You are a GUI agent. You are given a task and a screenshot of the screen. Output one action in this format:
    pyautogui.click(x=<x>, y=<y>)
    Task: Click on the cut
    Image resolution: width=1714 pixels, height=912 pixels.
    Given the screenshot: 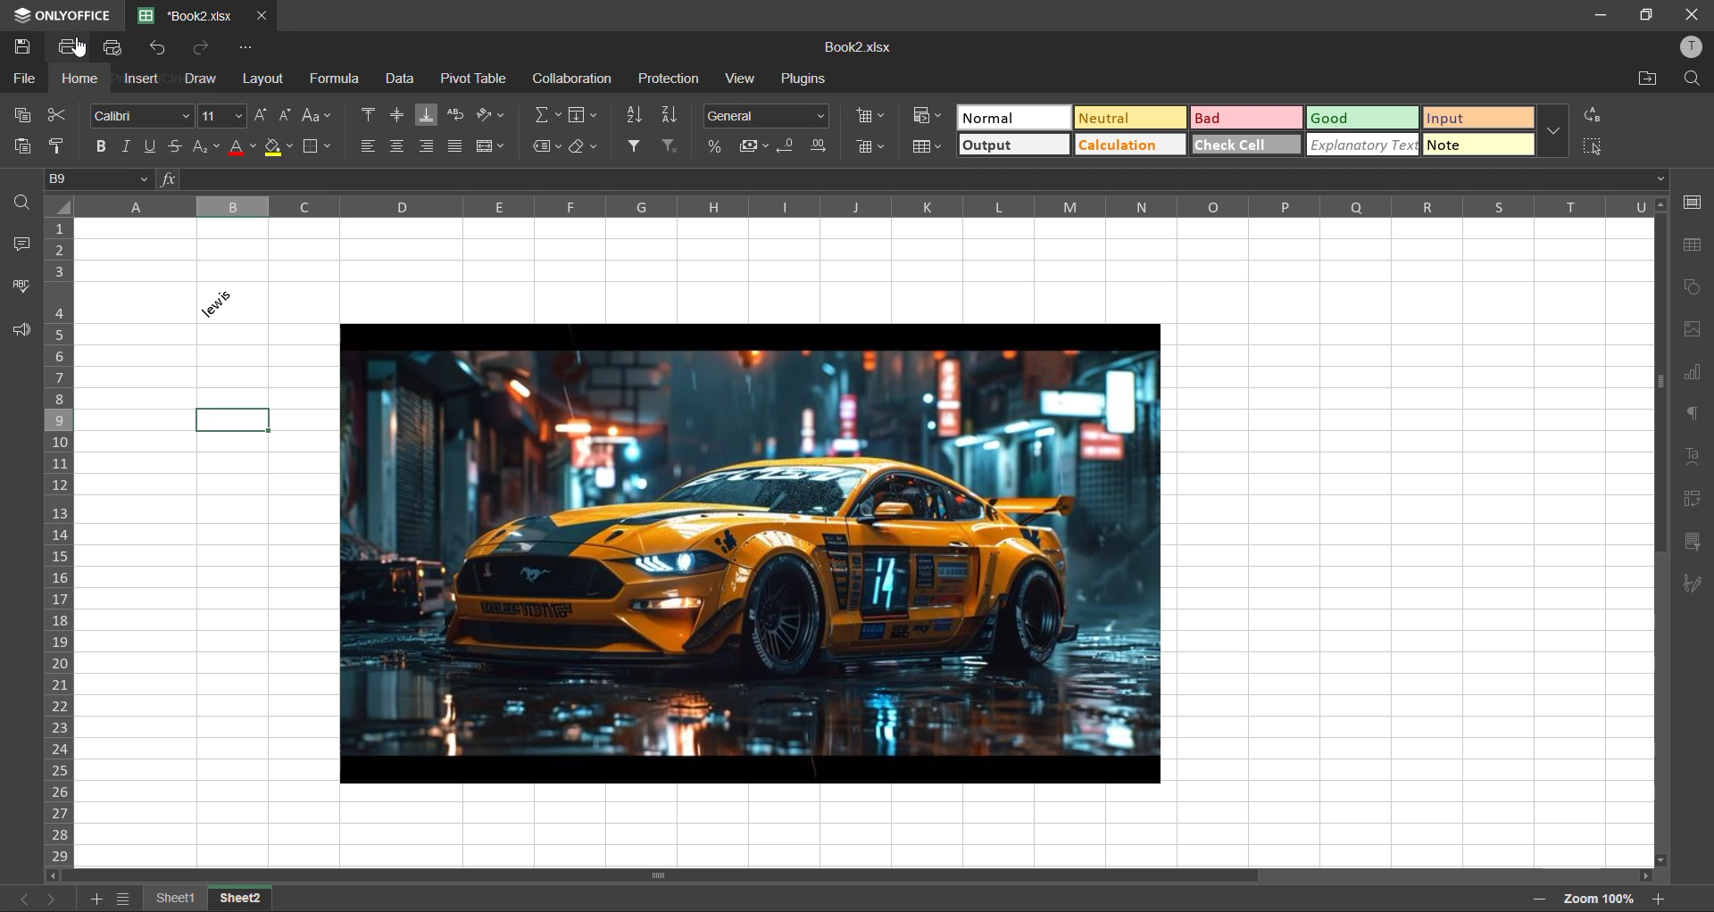 What is the action you would take?
    pyautogui.click(x=54, y=114)
    